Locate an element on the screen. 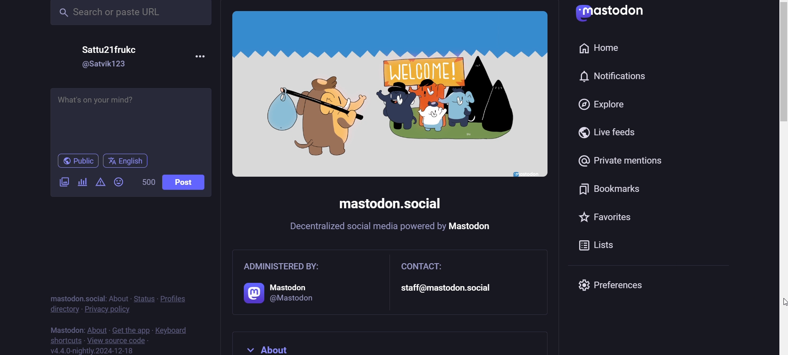 Image resolution: width=788 pixels, height=355 pixels. @satvik123 is located at coordinates (111, 66).